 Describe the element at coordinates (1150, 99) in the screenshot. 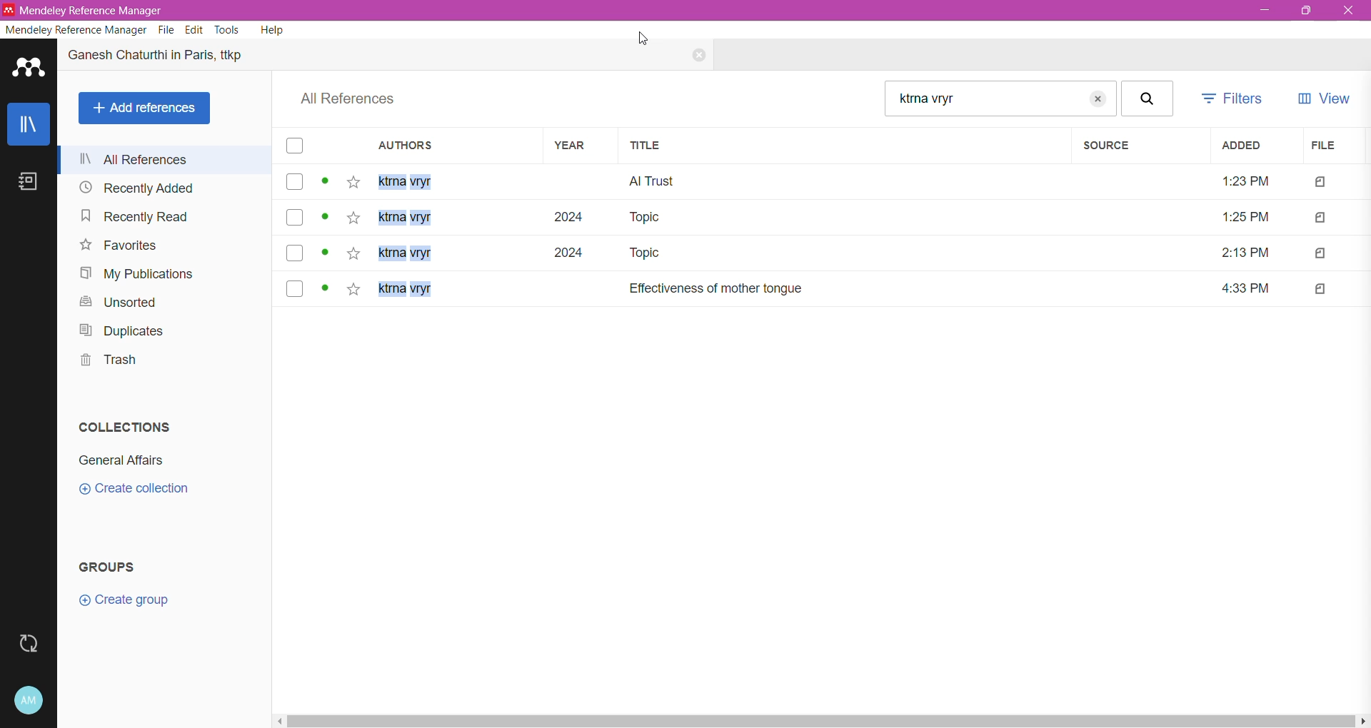

I see `Click to Search` at that location.